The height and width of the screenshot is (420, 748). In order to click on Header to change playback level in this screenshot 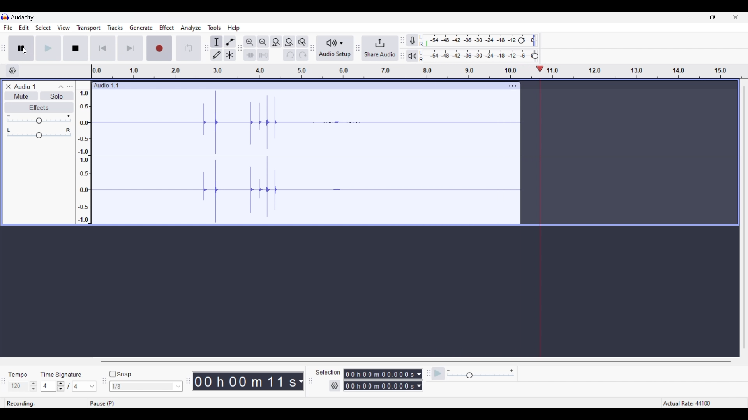, I will do `click(535, 56)`.